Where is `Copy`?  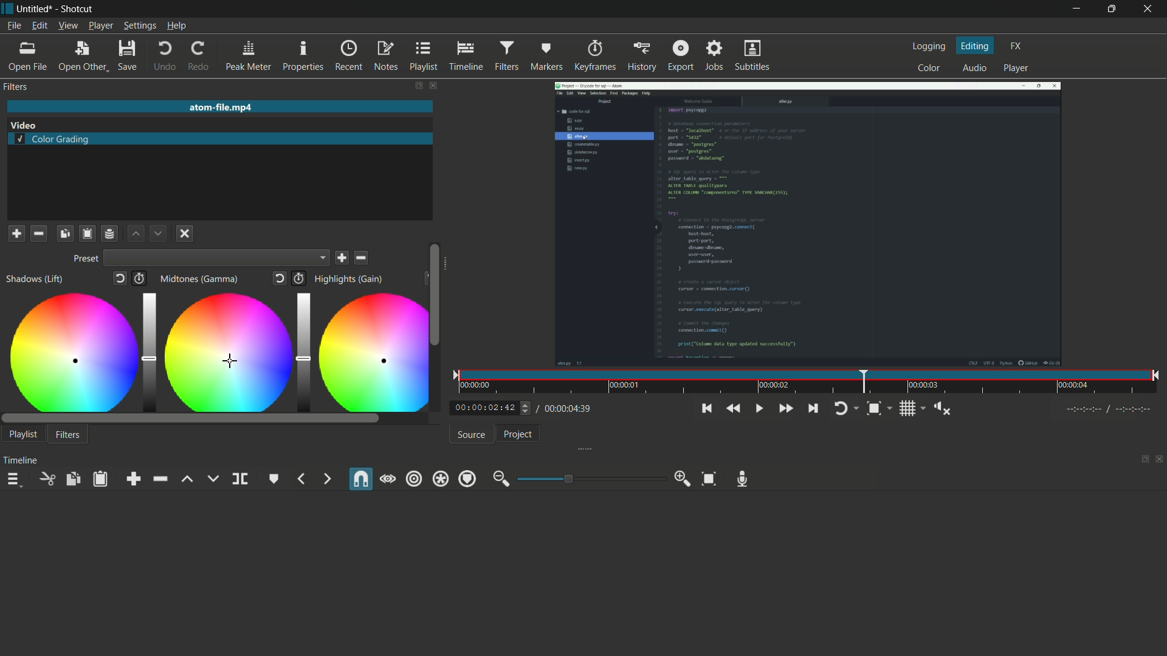 Copy is located at coordinates (65, 233).